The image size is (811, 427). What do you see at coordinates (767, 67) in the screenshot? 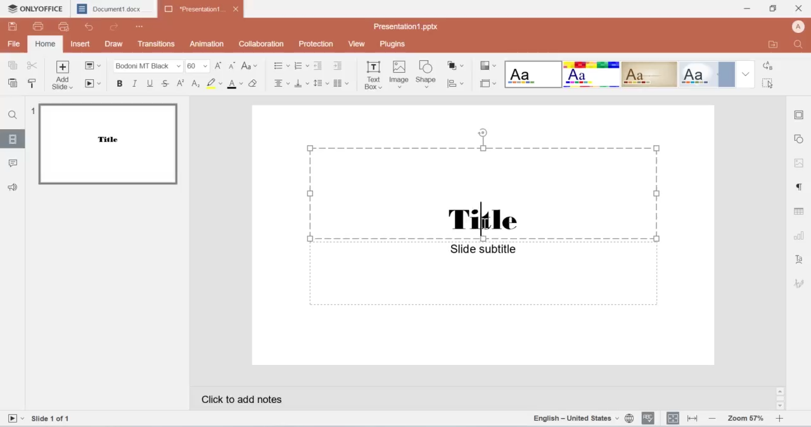
I see `a to b` at bounding box center [767, 67].